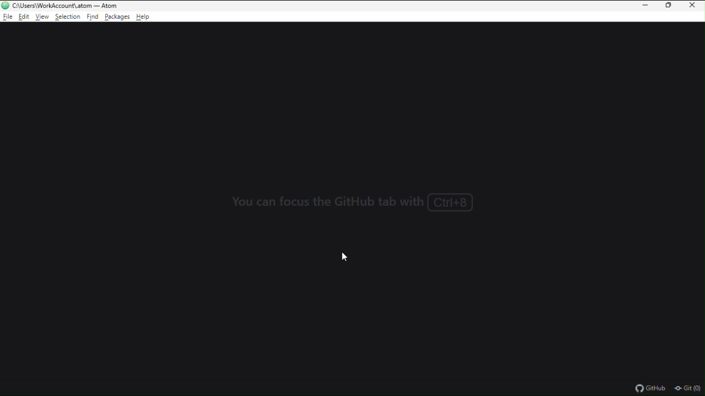 The image size is (705, 396). What do you see at coordinates (643, 6) in the screenshot?
I see `Minimize` at bounding box center [643, 6].